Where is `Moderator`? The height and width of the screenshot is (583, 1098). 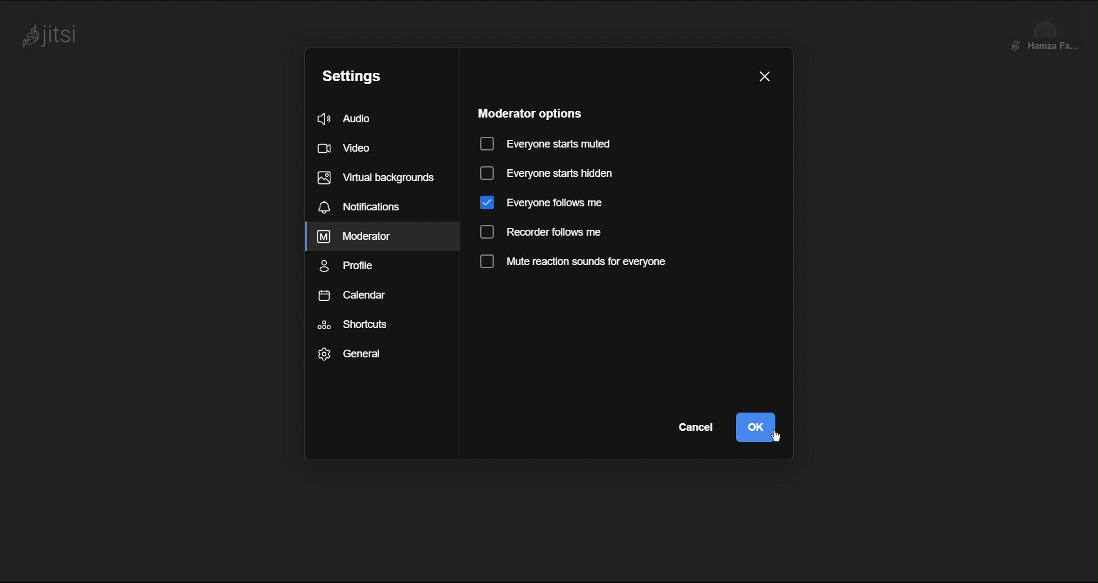 Moderator is located at coordinates (356, 237).